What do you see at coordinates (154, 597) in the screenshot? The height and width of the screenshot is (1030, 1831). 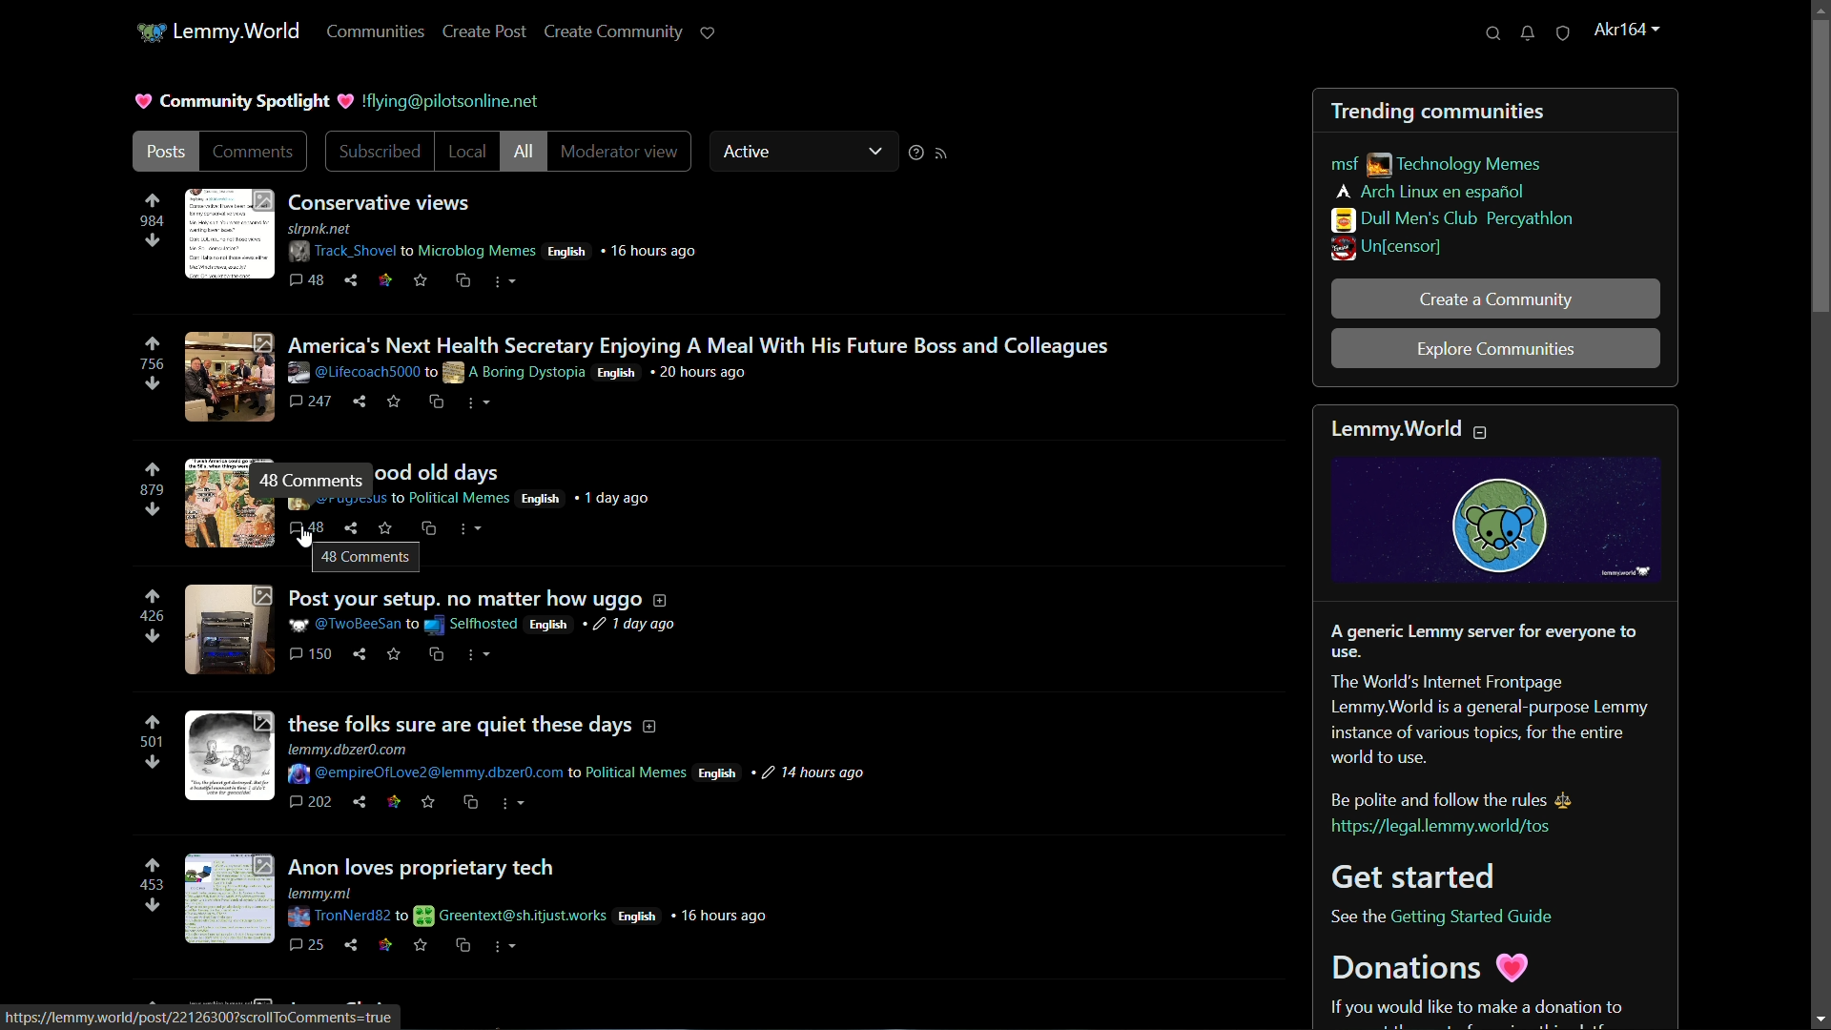 I see `upvote` at bounding box center [154, 597].